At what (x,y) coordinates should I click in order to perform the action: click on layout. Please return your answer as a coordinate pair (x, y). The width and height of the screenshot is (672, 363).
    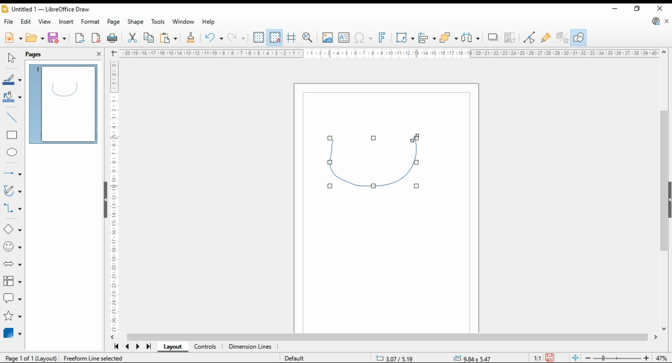
    Looking at the image, I should click on (172, 347).